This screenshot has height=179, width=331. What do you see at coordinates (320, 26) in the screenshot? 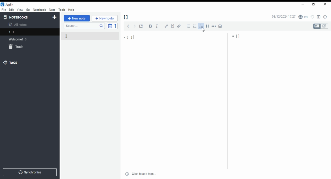
I see `toggle editors` at bounding box center [320, 26].